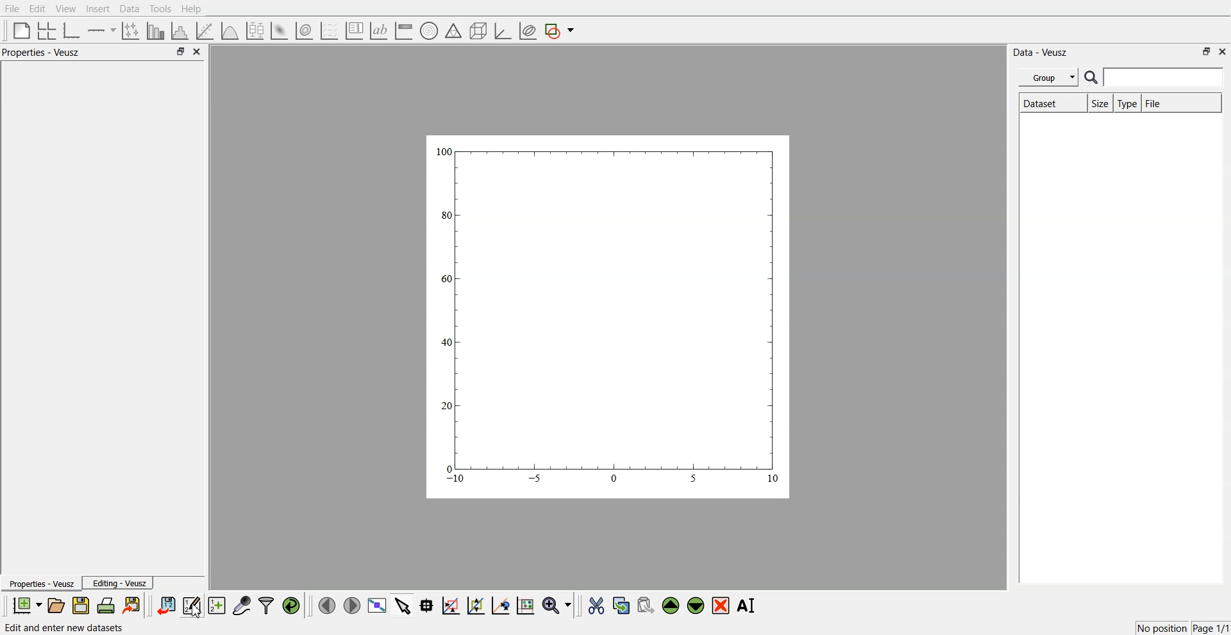 This screenshot has height=635, width=1231. Describe the element at coordinates (527, 31) in the screenshot. I see `plot covariance ellipses` at that location.